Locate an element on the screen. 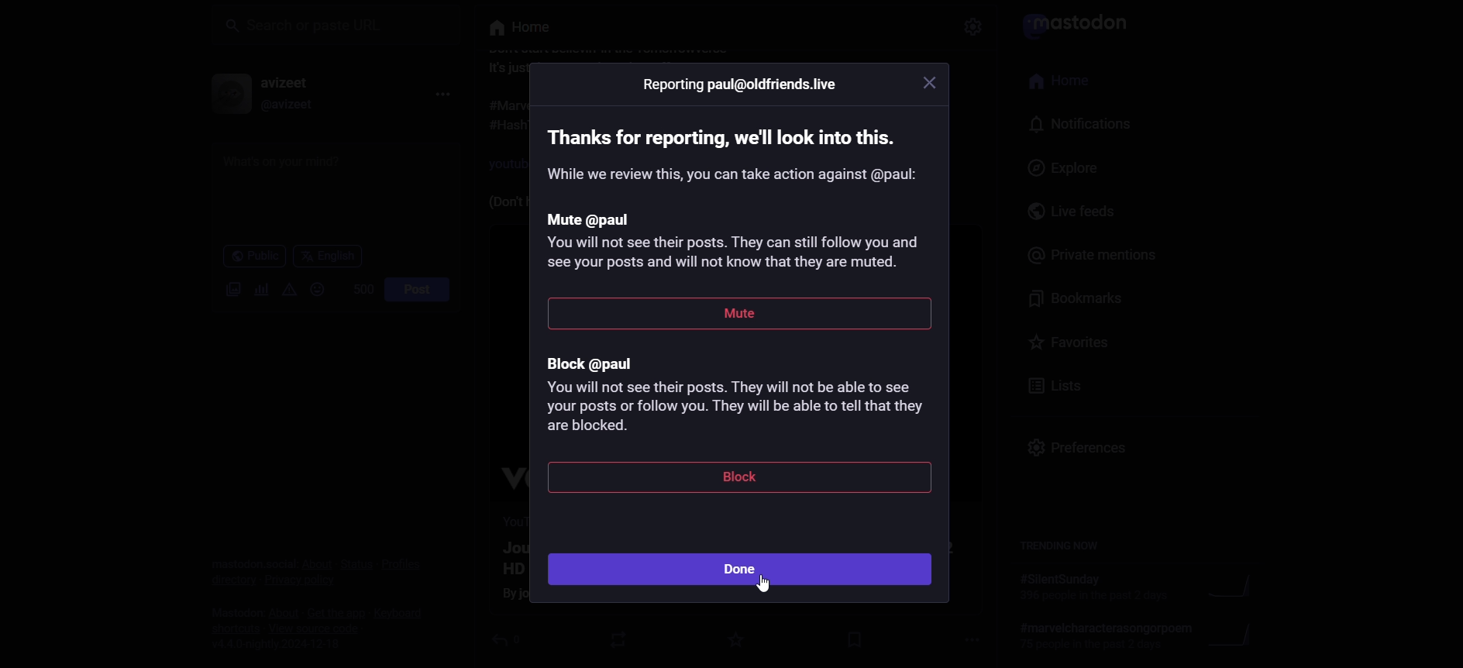 The width and height of the screenshot is (1463, 668). more is located at coordinates (436, 95).